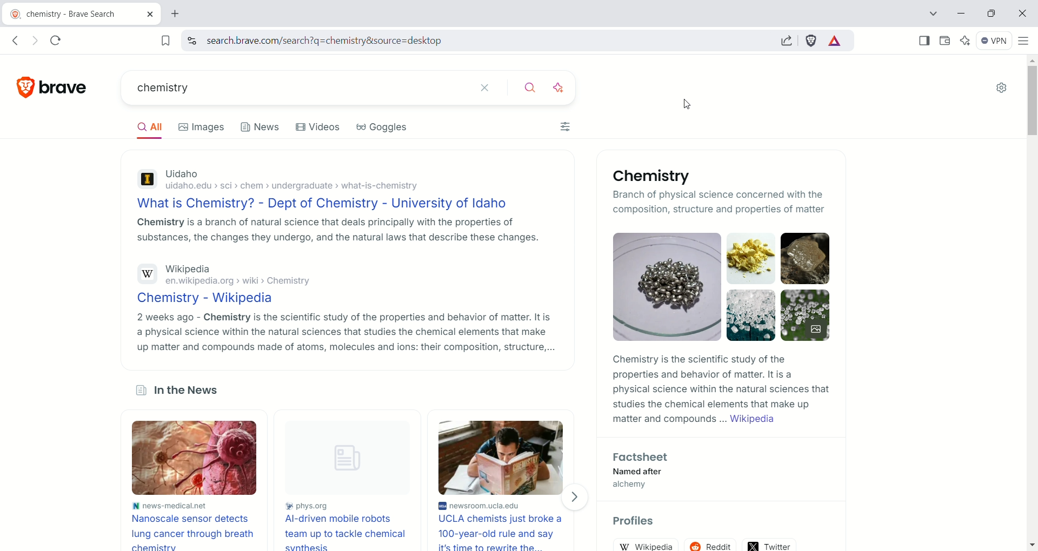 The height and width of the screenshot is (551, 1038). Describe the element at coordinates (195, 531) in the screenshot. I see `nanoscale sensor detects lung cancer through breath chemistry` at that location.